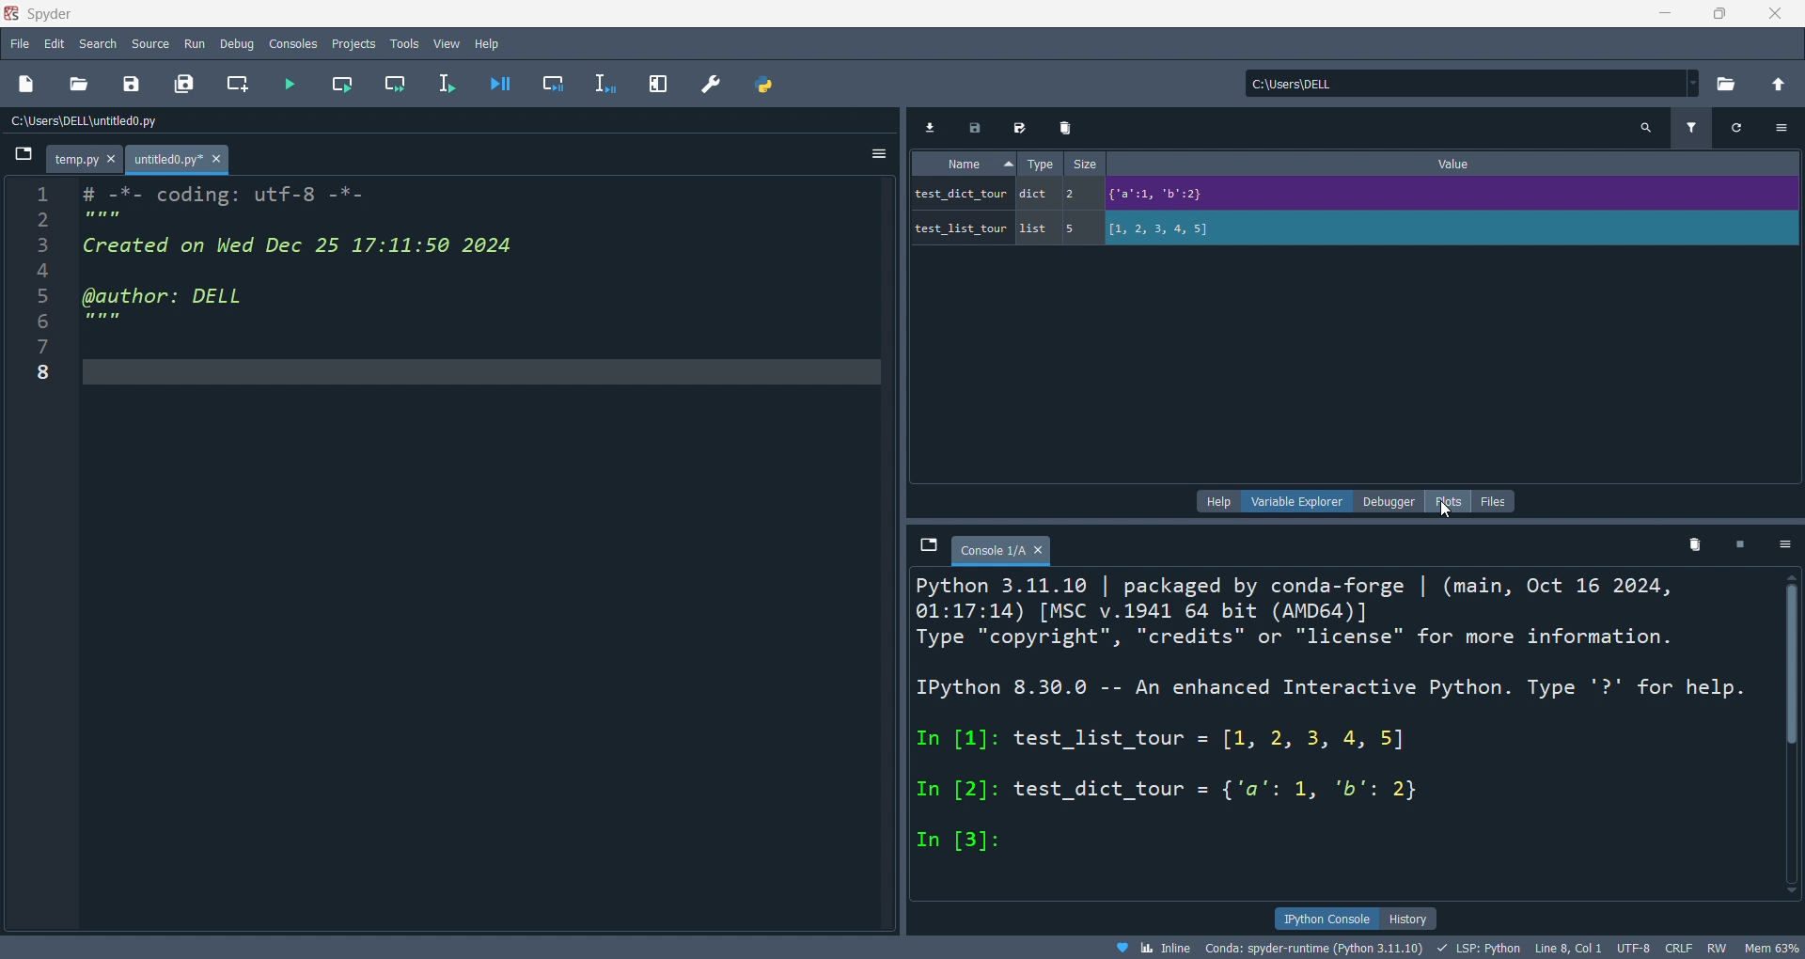 The width and height of the screenshot is (1805, 959). Describe the element at coordinates (395, 82) in the screenshot. I see `run cell and move` at that location.